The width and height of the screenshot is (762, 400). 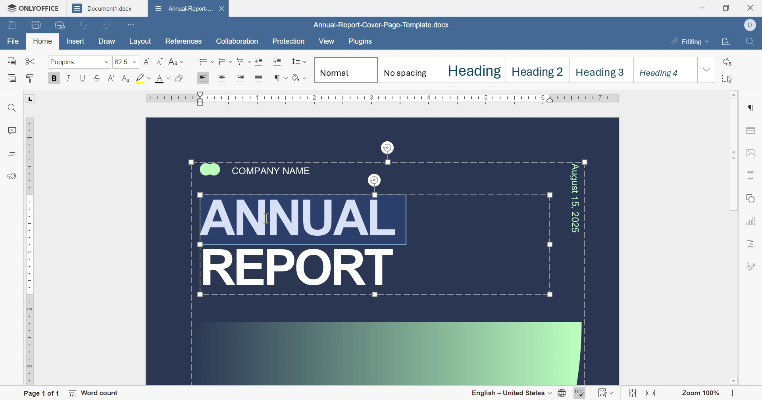 I want to click on save, so click(x=11, y=25).